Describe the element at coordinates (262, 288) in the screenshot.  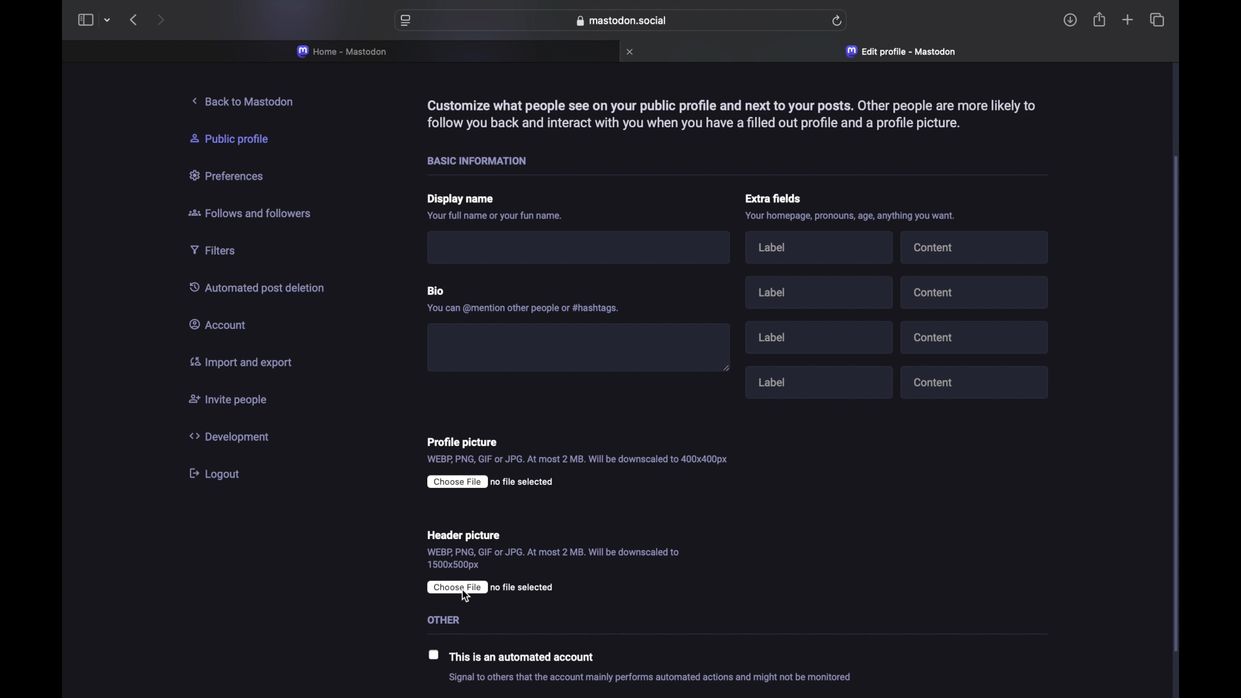
I see `automated post deletion` at that location.